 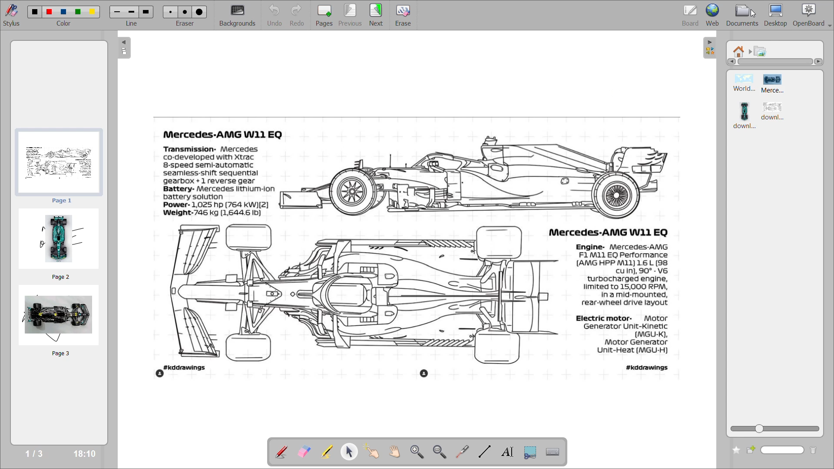 What do you see at coordinates (610, 231) in the screenshot?
I see `Mercedes-AMG W11 EQ` at bounding box center [610, 231].